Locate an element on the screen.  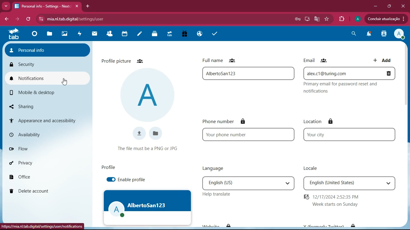
full name is located at coordinates (247, 73).